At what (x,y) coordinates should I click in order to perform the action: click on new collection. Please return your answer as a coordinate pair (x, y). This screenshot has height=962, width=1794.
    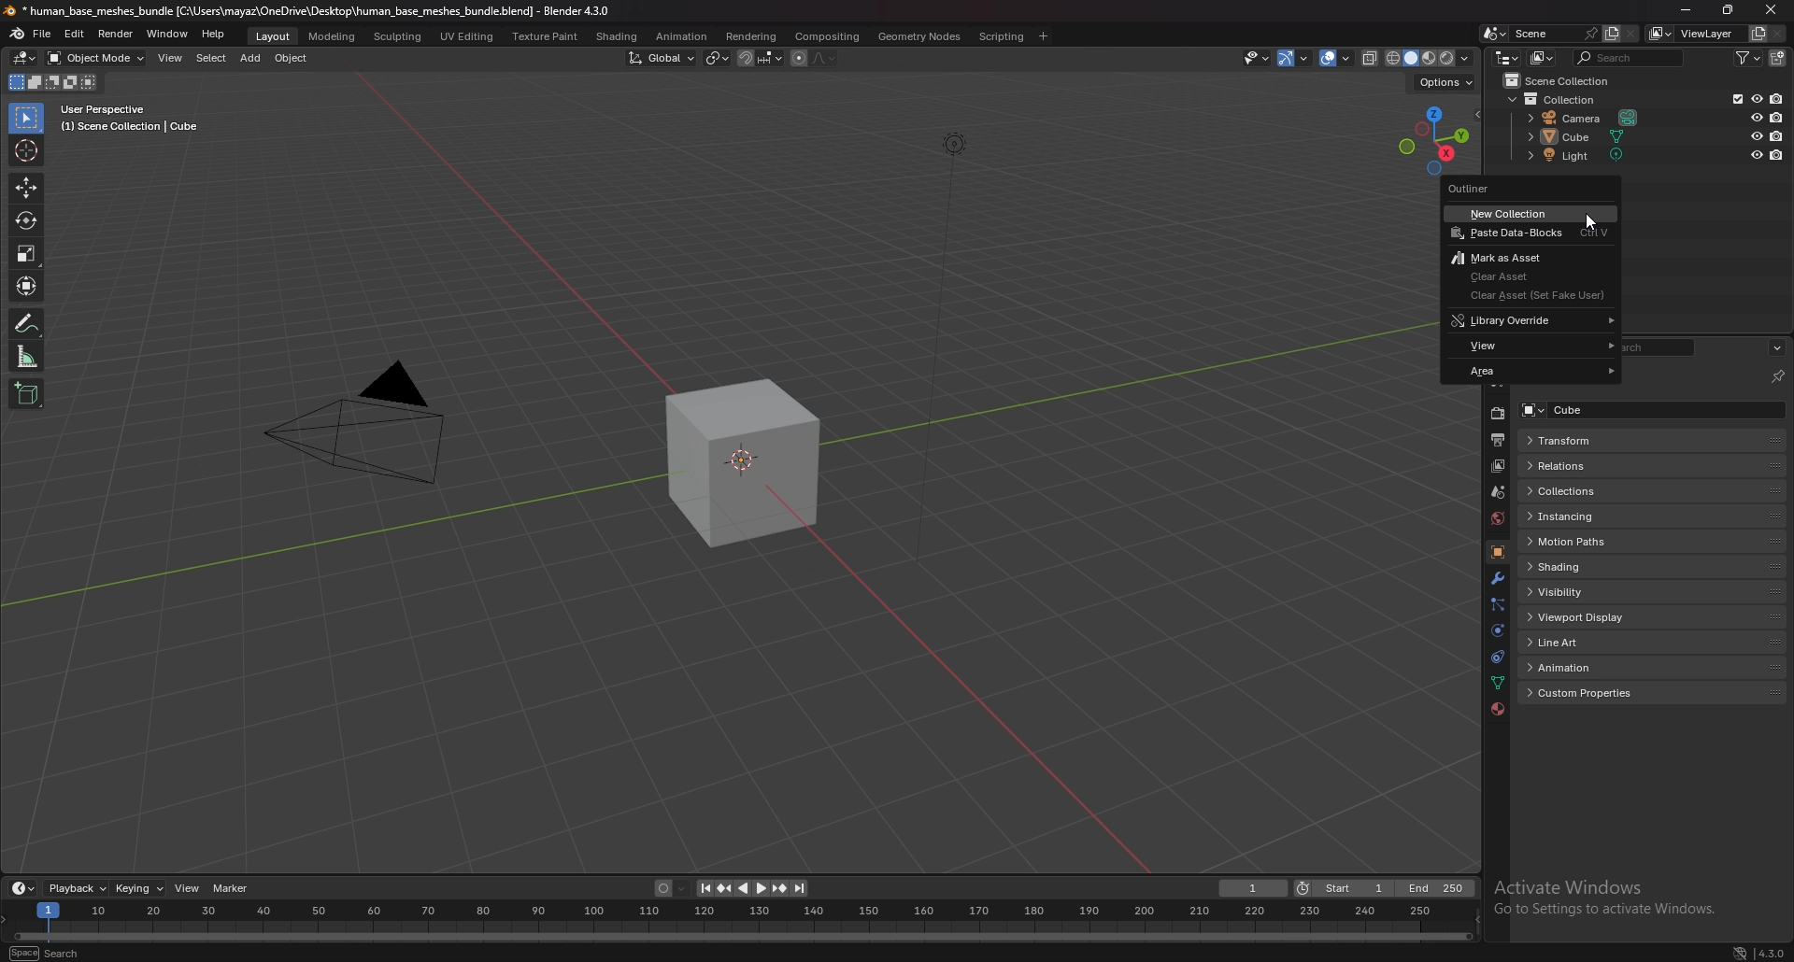
    Looking at the image, I should click on (1531, 214).